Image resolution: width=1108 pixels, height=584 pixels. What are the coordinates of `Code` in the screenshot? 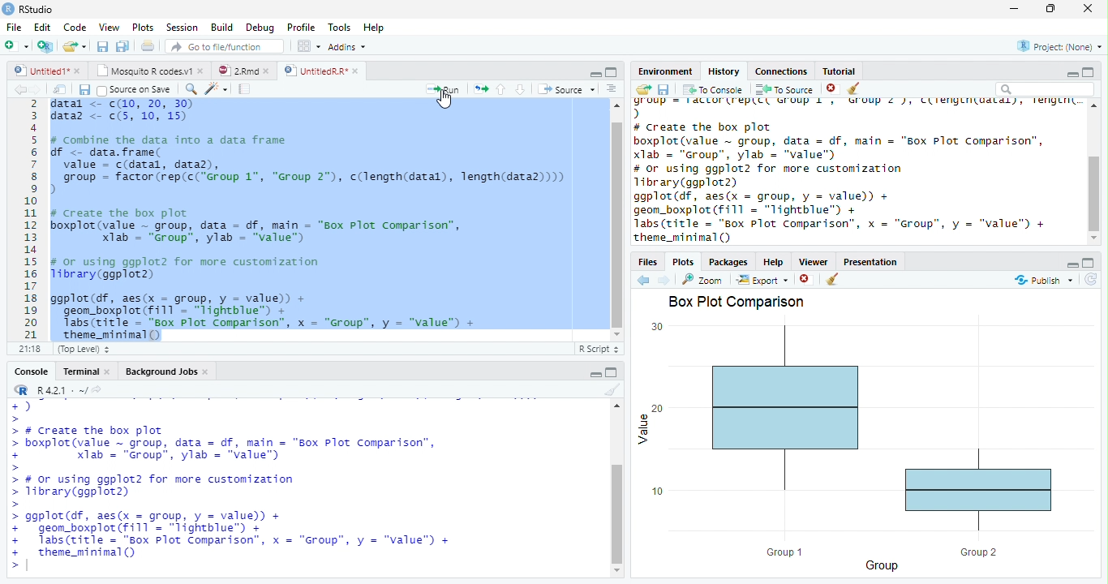 It's located at (74, 28).